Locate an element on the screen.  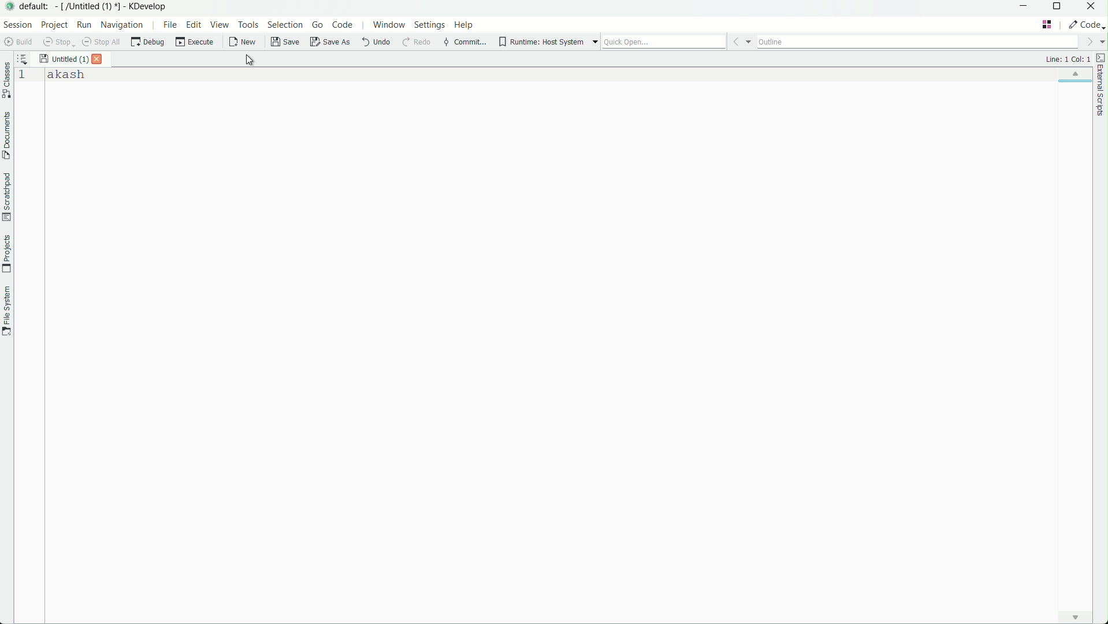
tools is located at coordinates (250, 24).